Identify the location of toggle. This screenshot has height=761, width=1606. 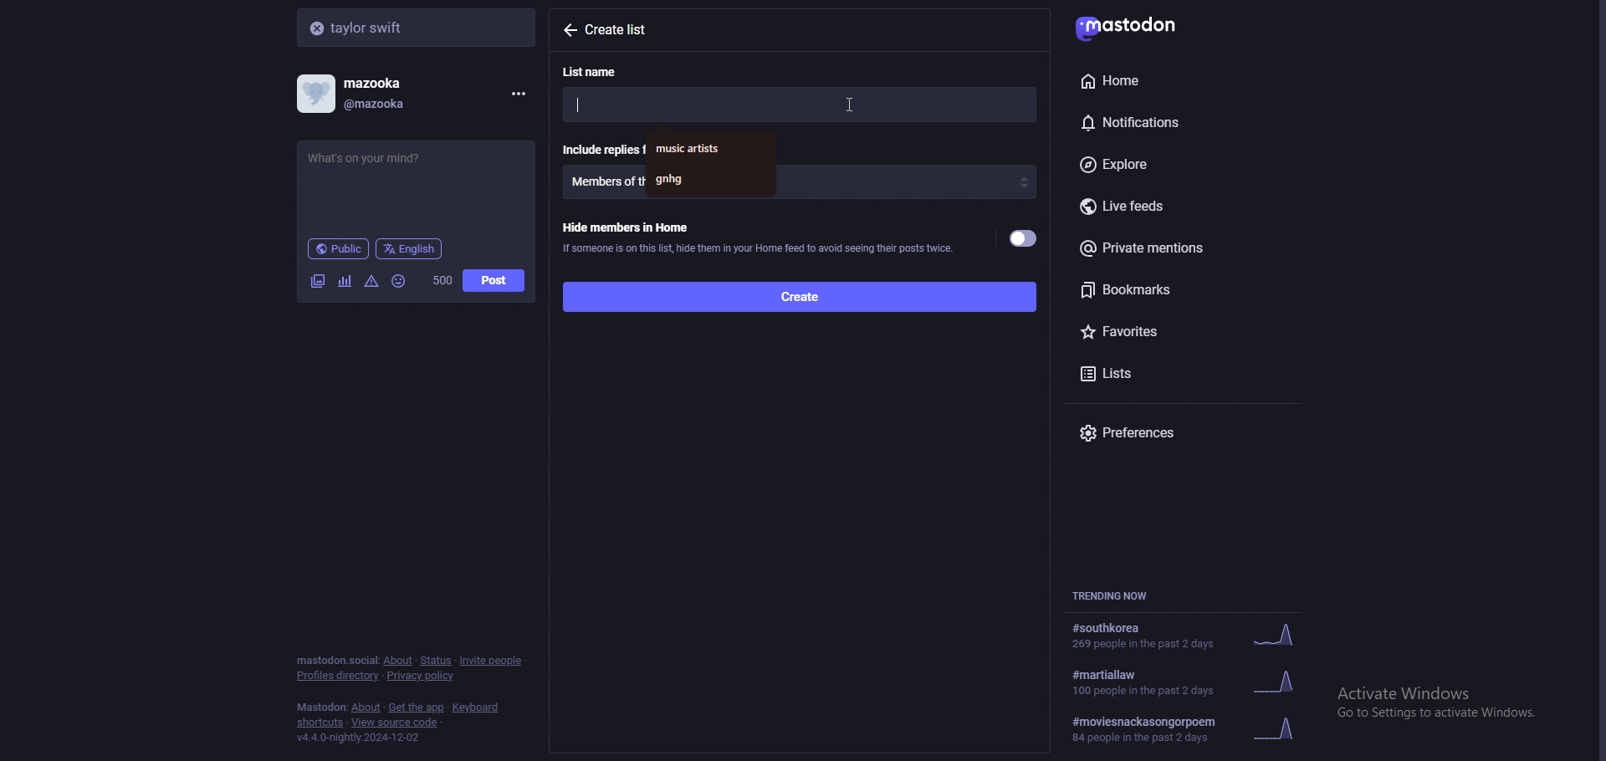
(1025, 239).